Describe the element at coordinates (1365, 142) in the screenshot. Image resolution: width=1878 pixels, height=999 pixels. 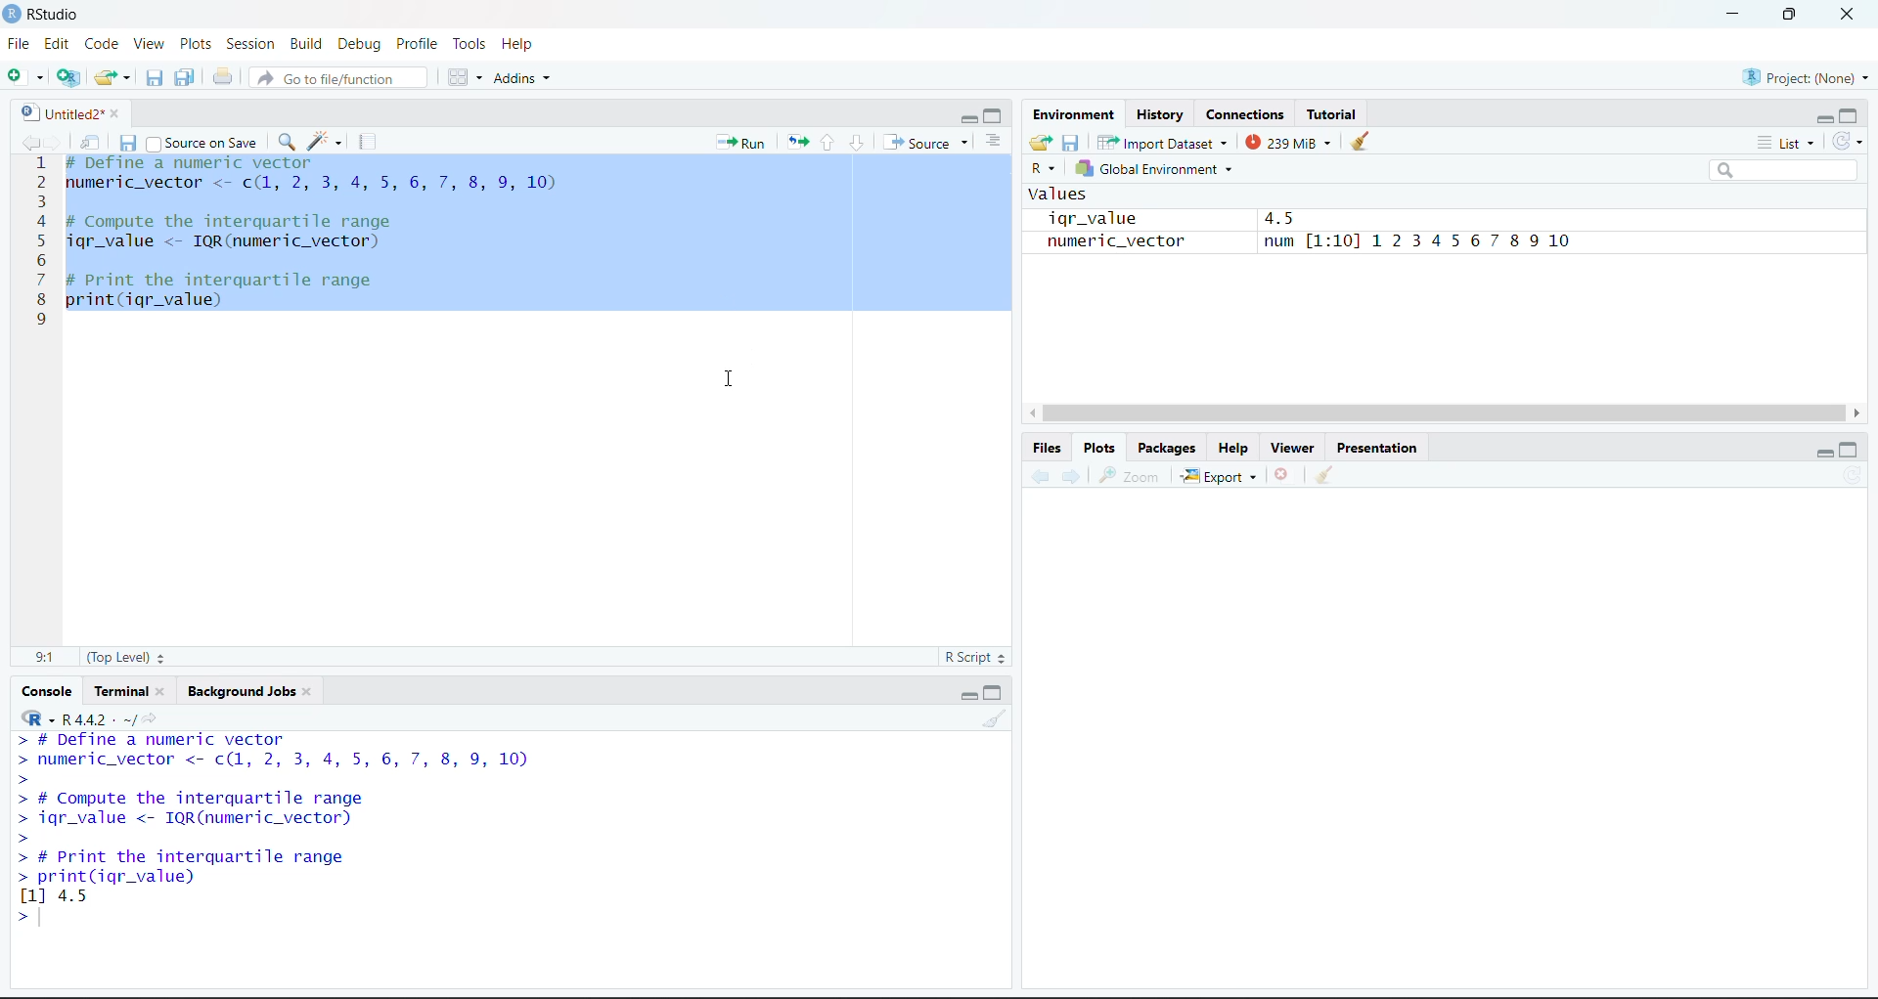
I see `Clear console (Ctrl +L)` at that location.